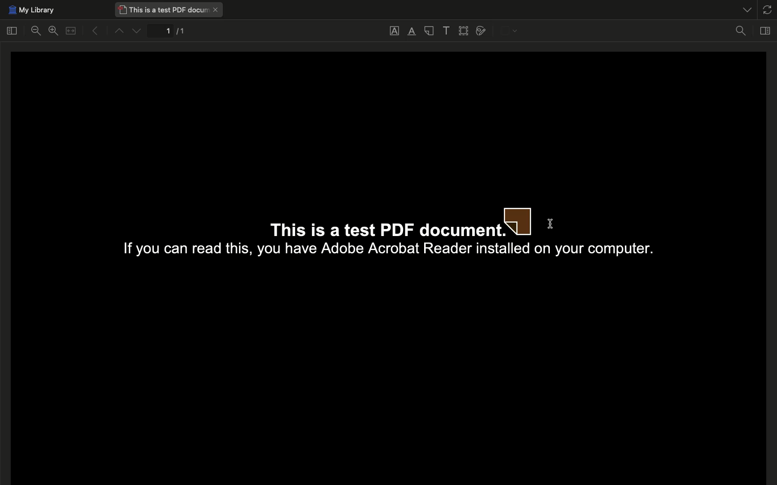 The width and height of the screenshot is (777, 485). I want to click on Add text, so click(446, 31).